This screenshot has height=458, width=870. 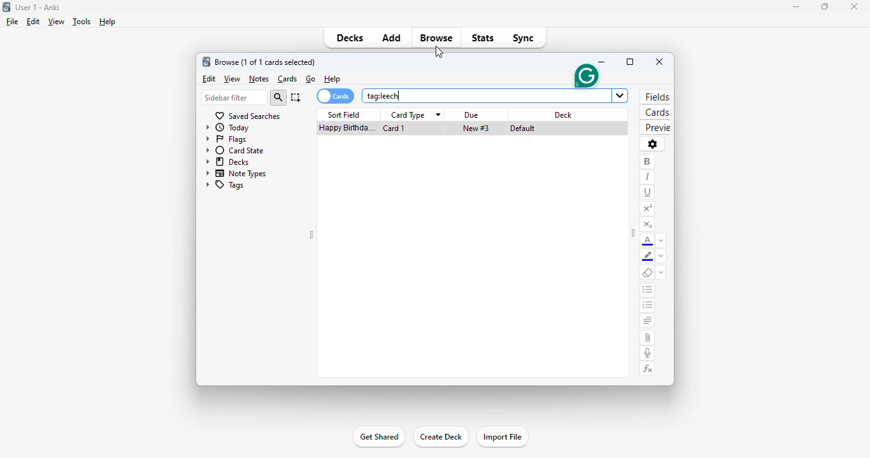 What do you see at coordinates (648, 272) in the screenshot?
I see `remove formatting` at bounding box center [648, 272].